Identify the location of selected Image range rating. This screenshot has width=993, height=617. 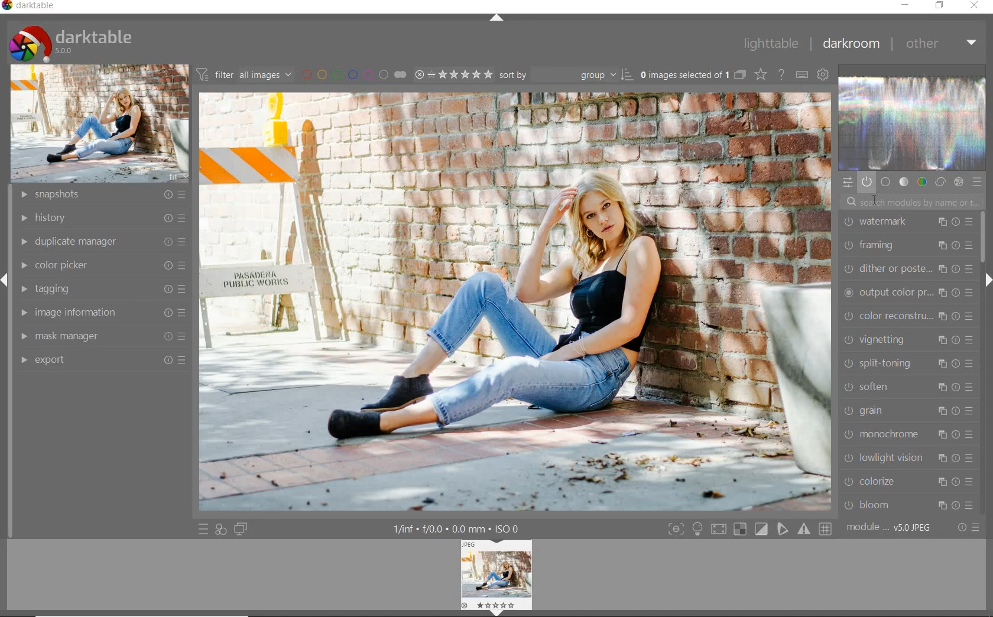
(453, 76).